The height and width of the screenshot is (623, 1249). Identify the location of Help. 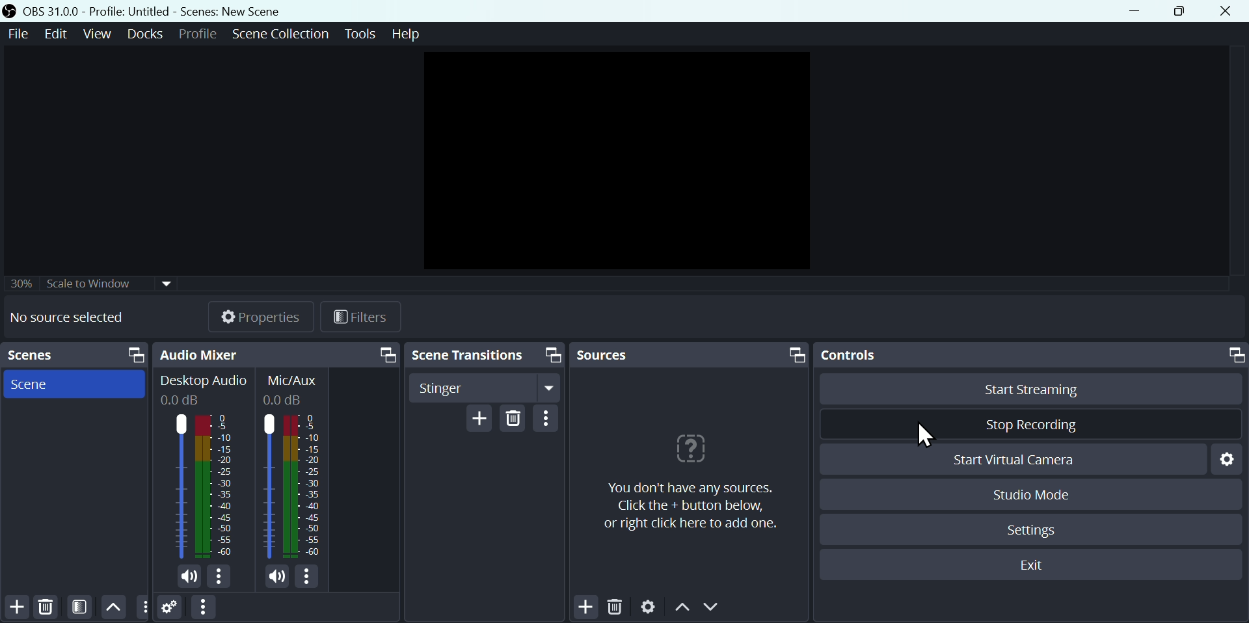
(403, 37).